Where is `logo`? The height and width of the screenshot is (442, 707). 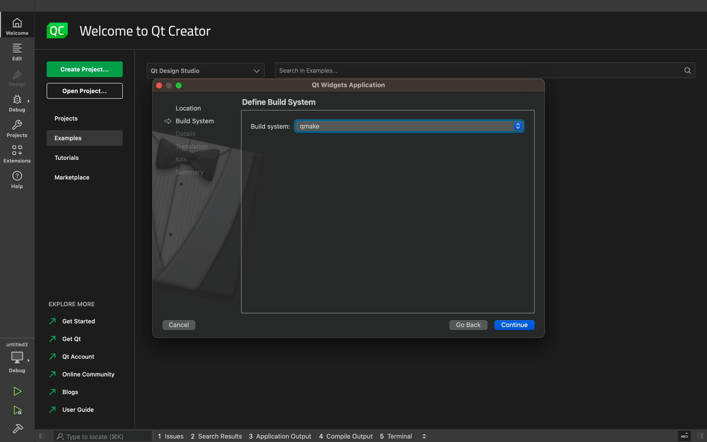
logo is located at coordinates (59, 30).